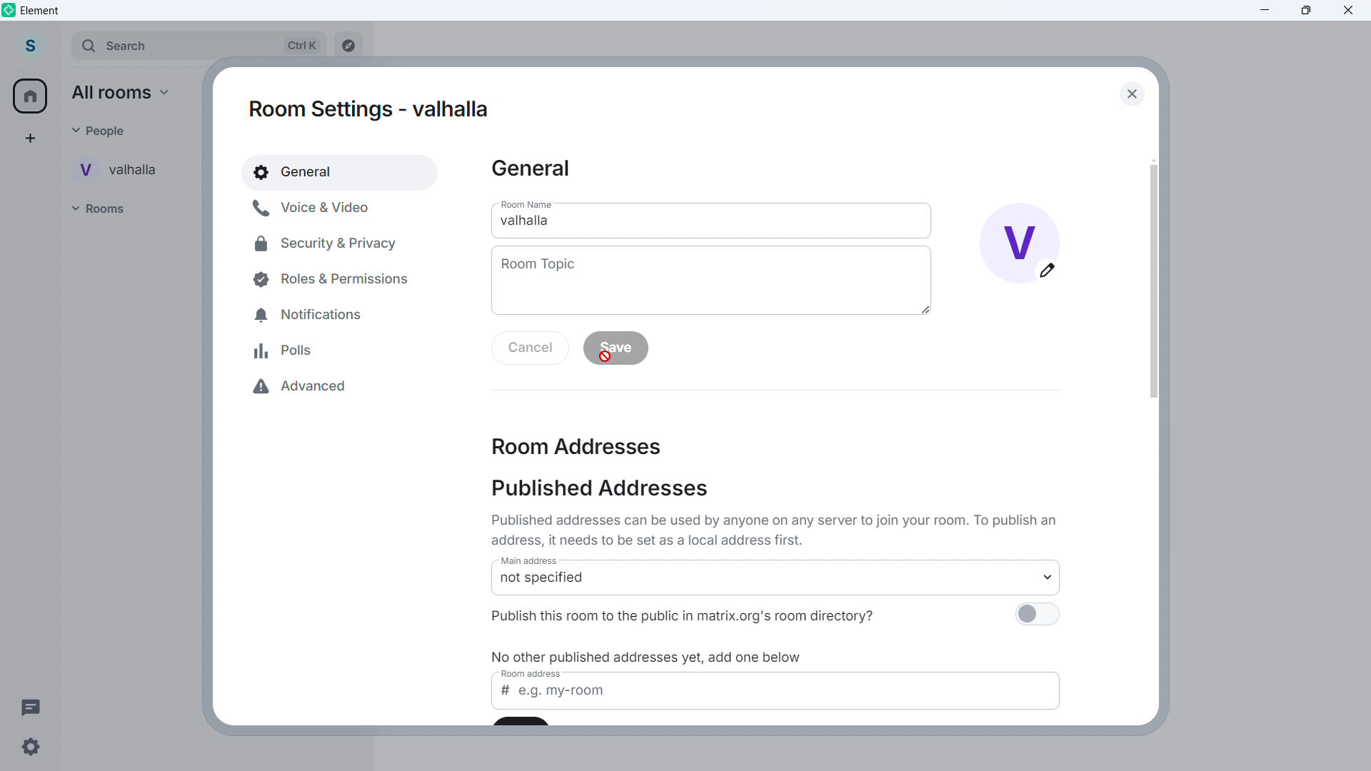  I want to click on room settings, so click(323, 111).